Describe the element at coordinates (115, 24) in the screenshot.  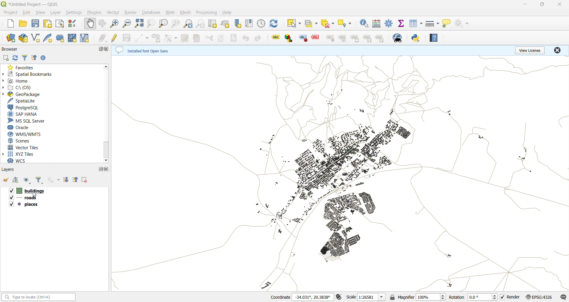
I see `zoom in` at that location.